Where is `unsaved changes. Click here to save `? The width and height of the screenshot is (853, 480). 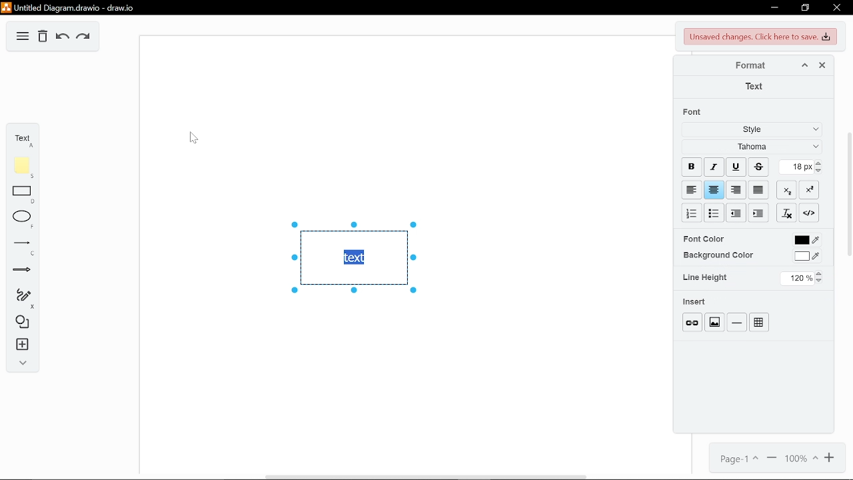 unsaved changes. Click here to save  is located at coordinates (758, 37).